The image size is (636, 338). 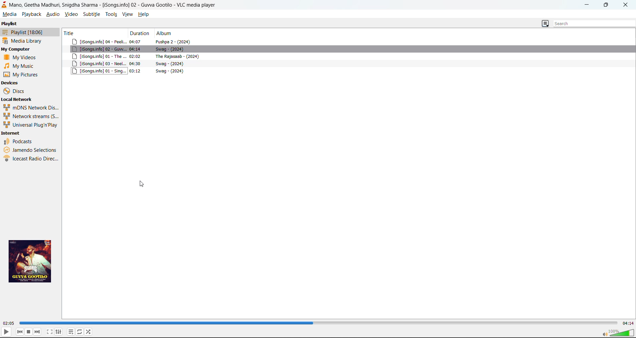 I want to click on jamendo selections, so click(x=31, y=149).